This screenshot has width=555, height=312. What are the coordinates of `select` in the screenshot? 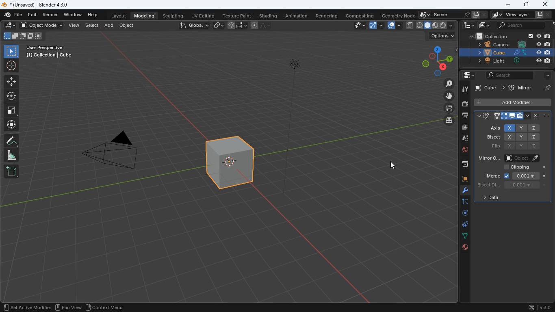 It's located at (92, 25).